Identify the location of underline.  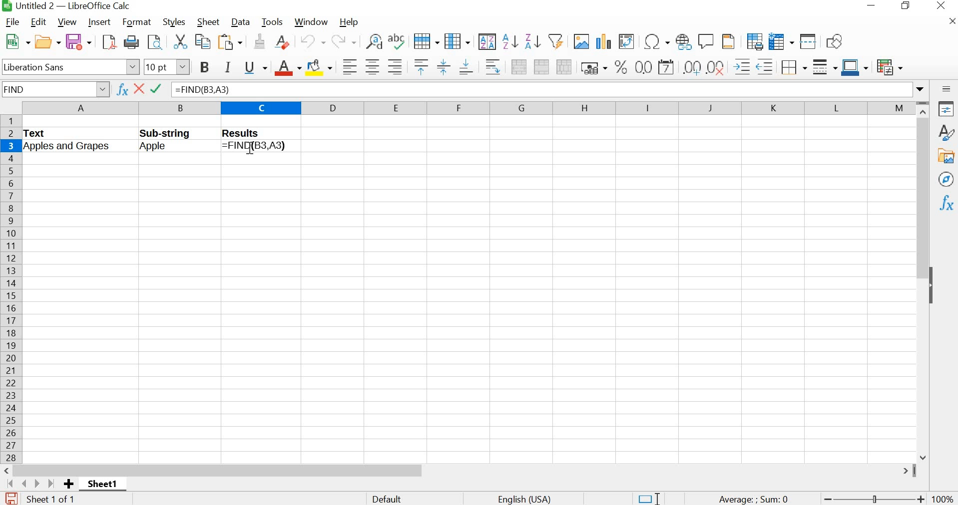
(255, 67).